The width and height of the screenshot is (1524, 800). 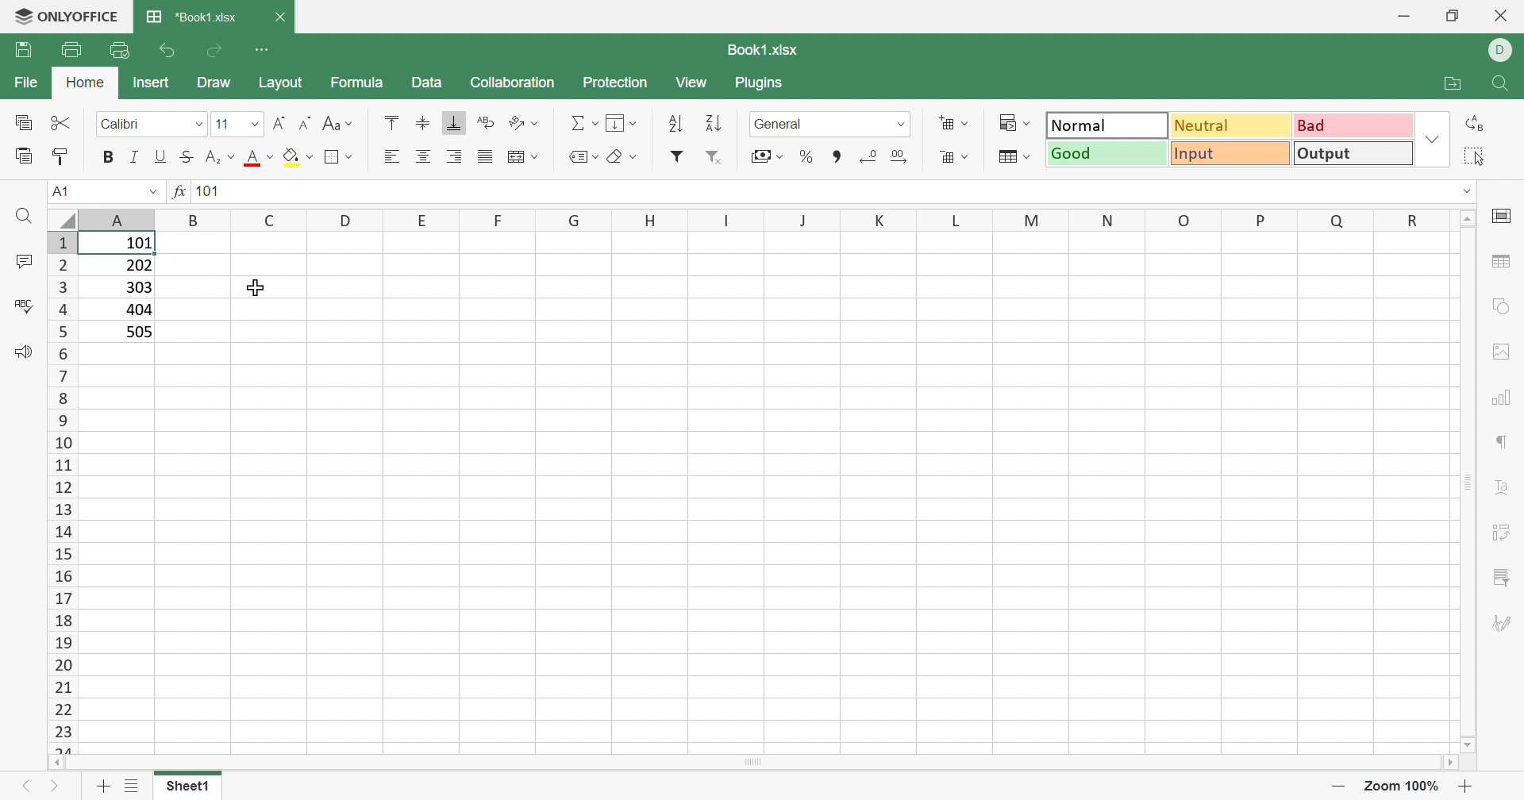 I want to click on Save, so click(x=23, y=52).